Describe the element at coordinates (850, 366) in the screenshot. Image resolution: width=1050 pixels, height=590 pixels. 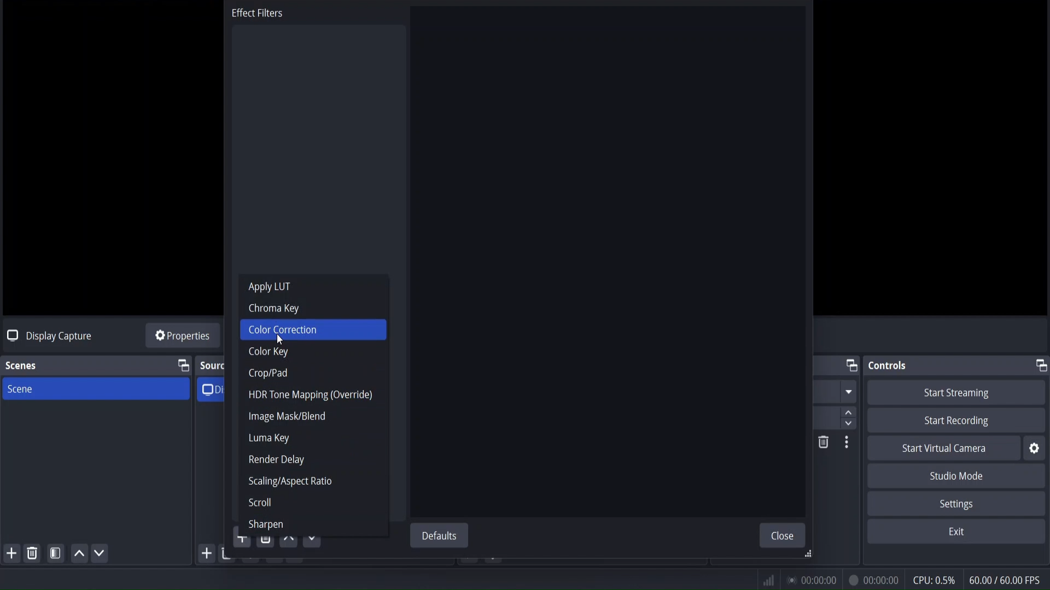
I see `change tab layout` at that location.